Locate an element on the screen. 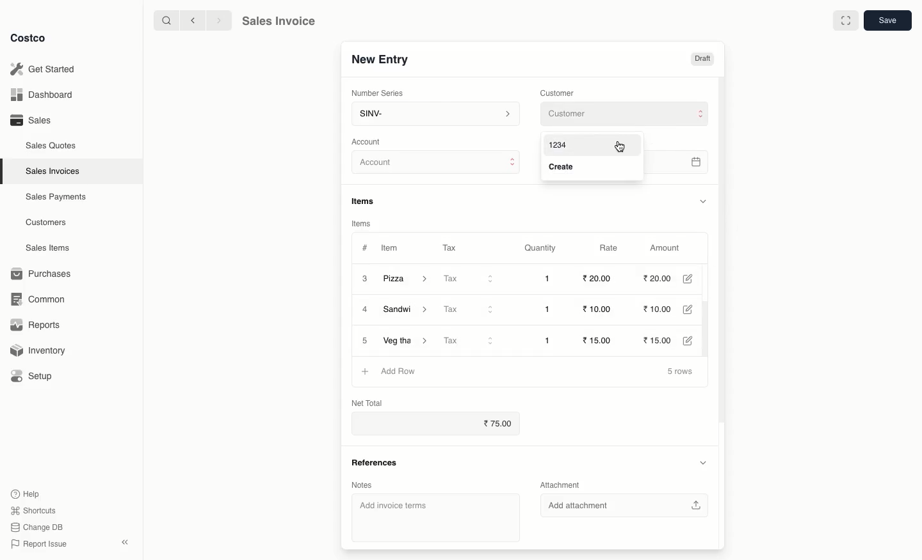 Image resolution: width=922 pixels, height=560 pixels. Shortcuts is located at coordinates (33, 511).